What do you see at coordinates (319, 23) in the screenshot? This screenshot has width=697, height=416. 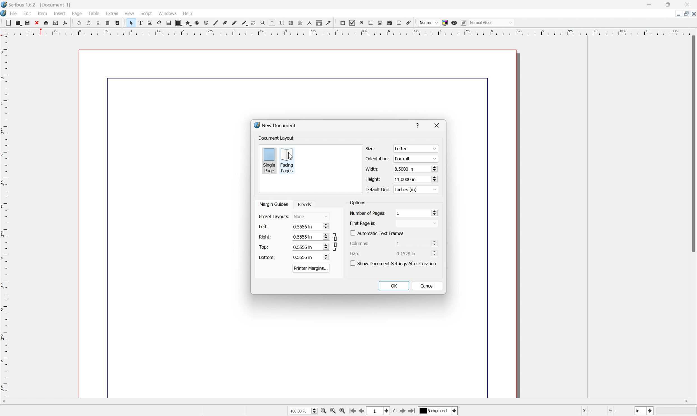 I see `Copy item properties` at bounding box center [319, 23].